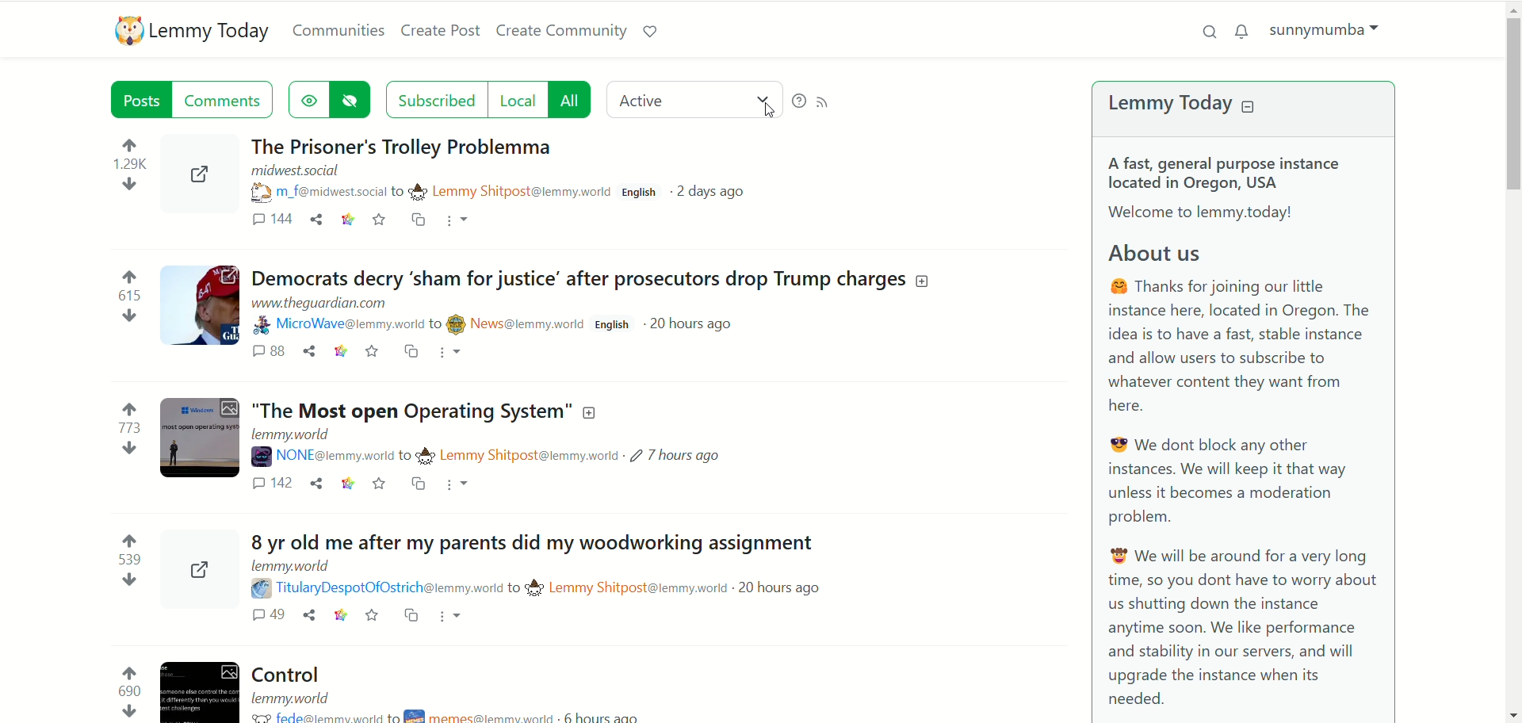  Describe the element at coordinates (383, 484) in the screenshot. I see `favorite` at that location.